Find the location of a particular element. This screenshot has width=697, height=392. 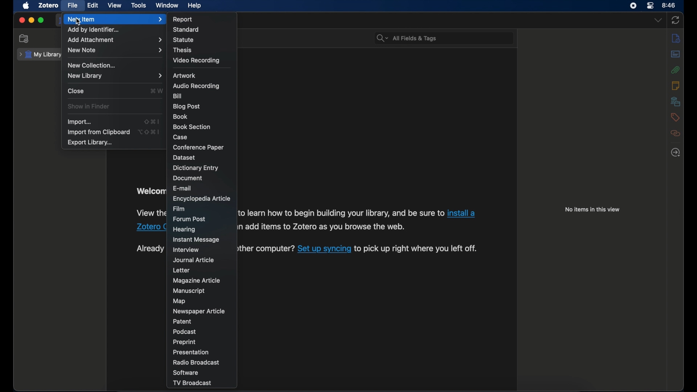

cursor on new Item is located at coordinates (81, 23).